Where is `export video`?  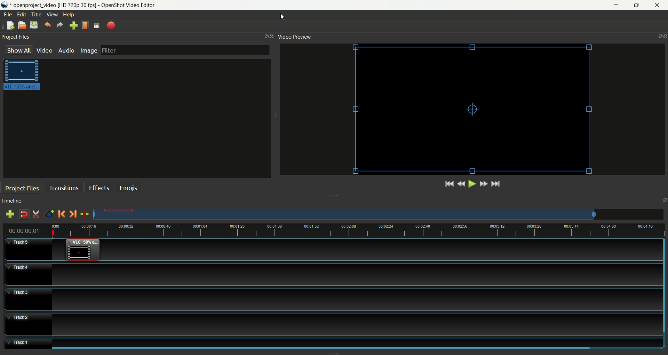 export video is located at coordinates (110, 25).